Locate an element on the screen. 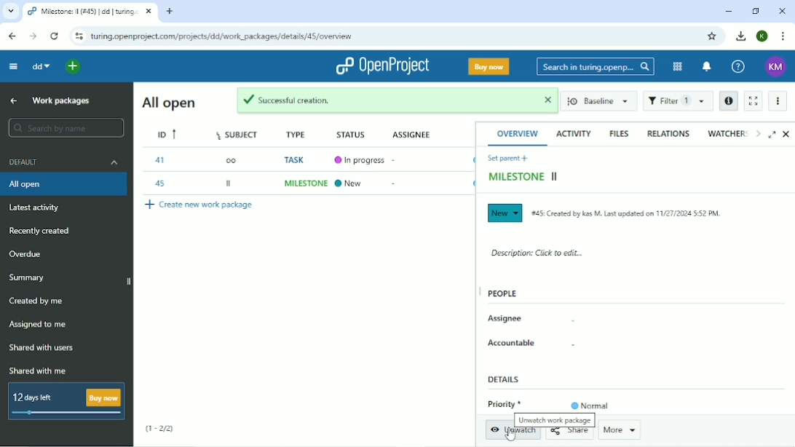  Downloads is located at coordinates (741, 36).